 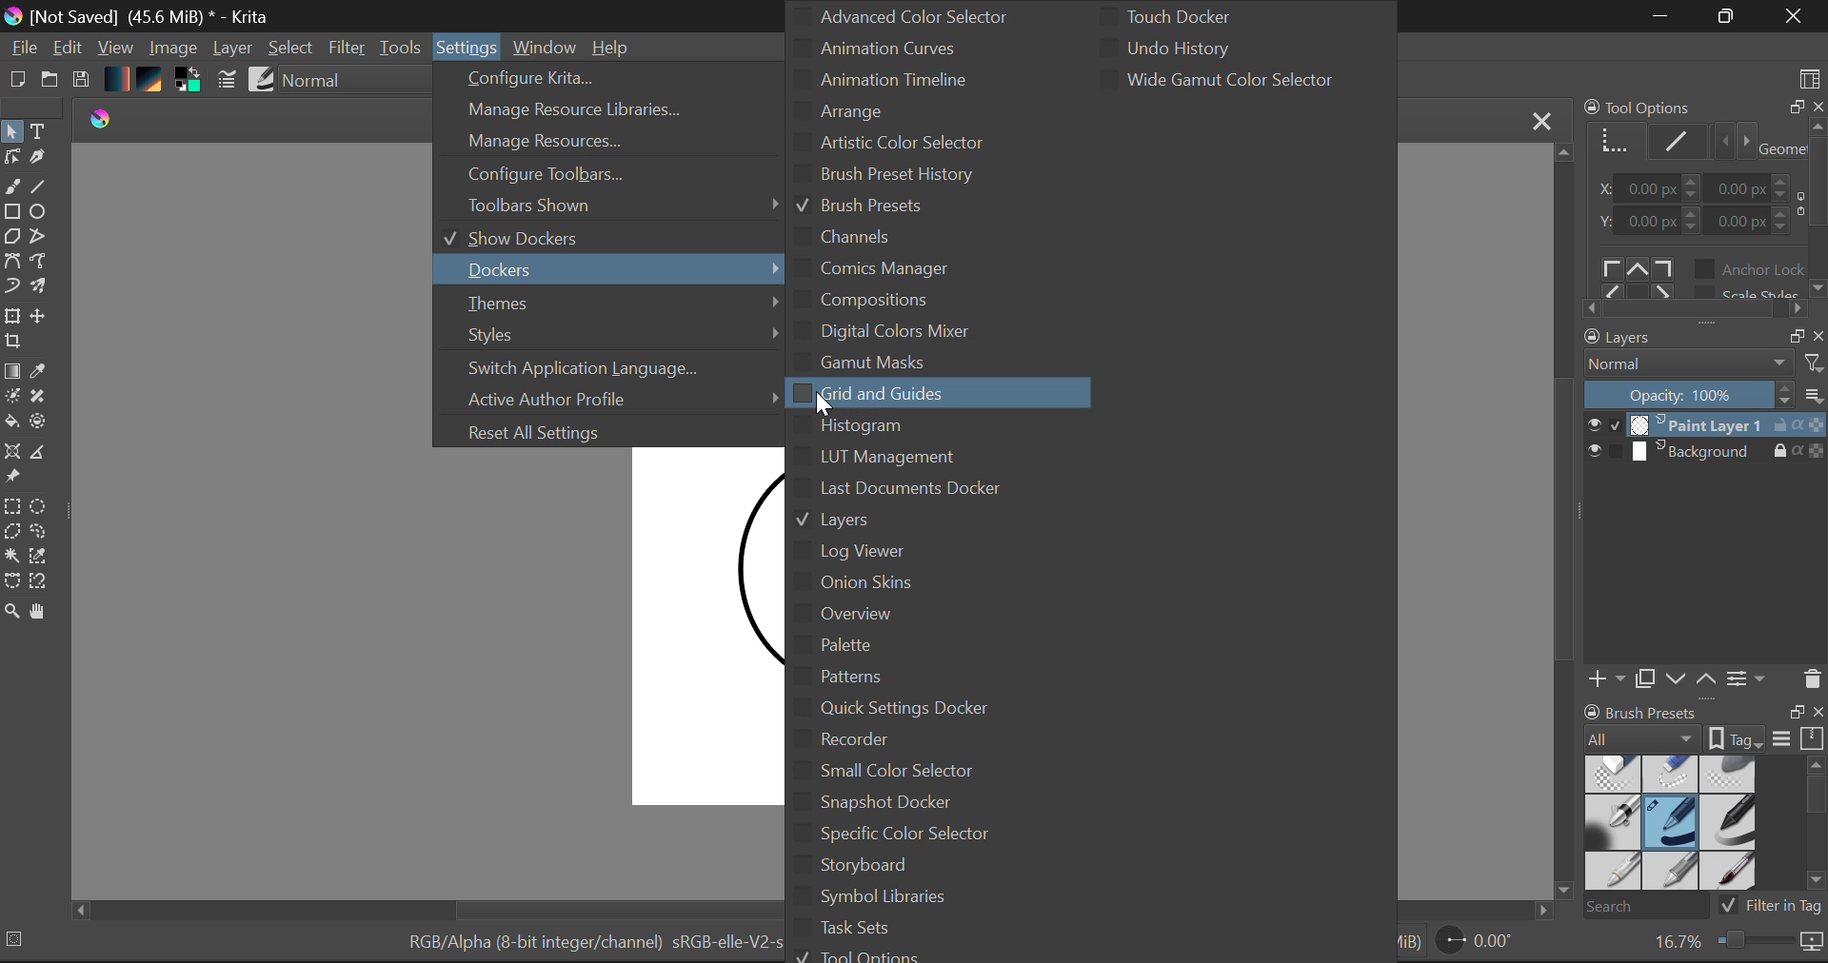 What do you see at coordinates (291, 49) in the screenshot?
I see `Select` at bounding box center [291, 49].